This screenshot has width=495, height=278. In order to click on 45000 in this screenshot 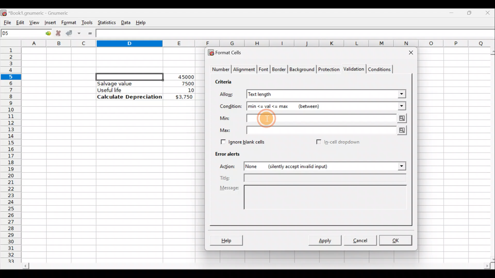, I will do `click(184, 77)`.